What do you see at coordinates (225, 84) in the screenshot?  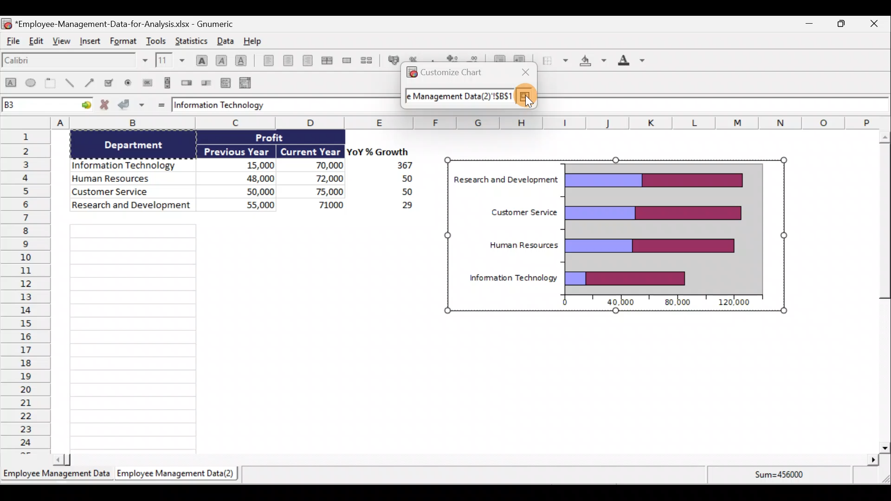 I see `Create a list` at bounding box center [225, 84].